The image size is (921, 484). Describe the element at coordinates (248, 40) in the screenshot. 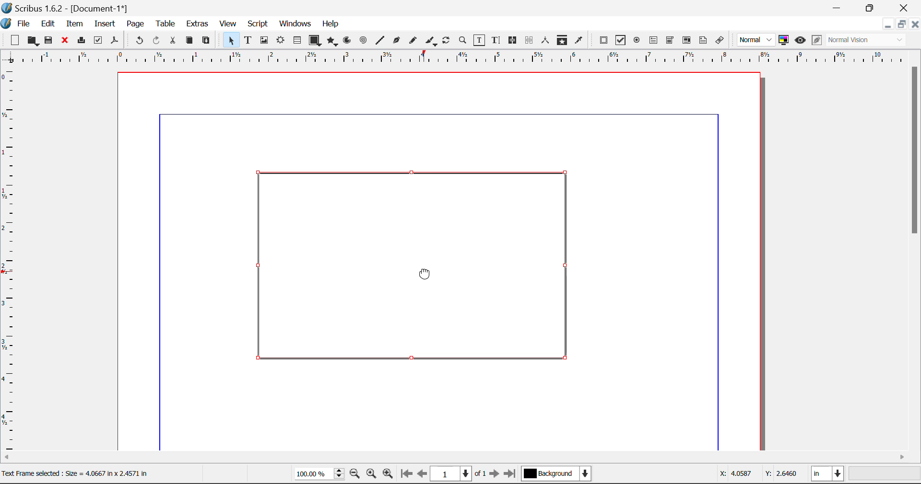

I see `Text Frame Selected` at that location.